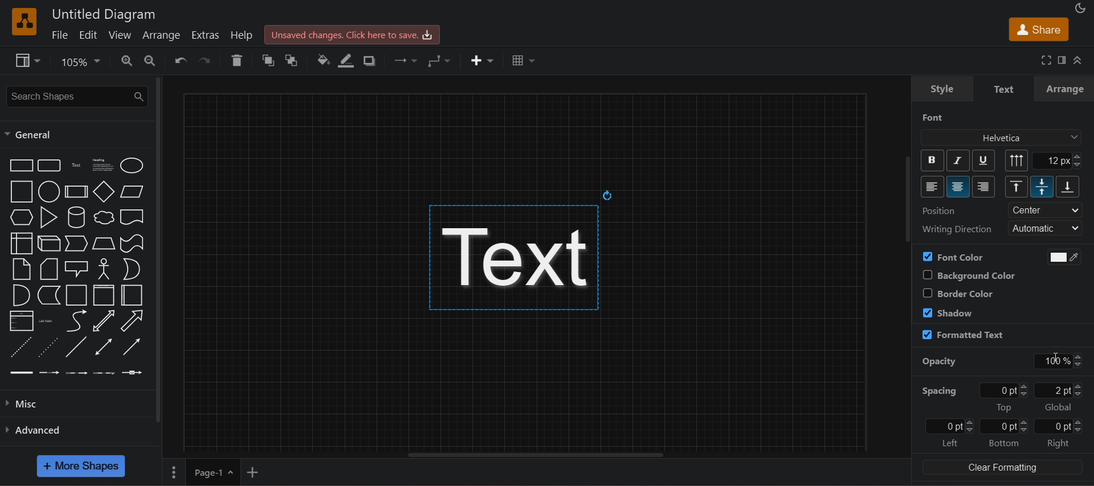  Describe the element at coordinates (77, 217) in the screenshot. I see `cylinder` at that location.